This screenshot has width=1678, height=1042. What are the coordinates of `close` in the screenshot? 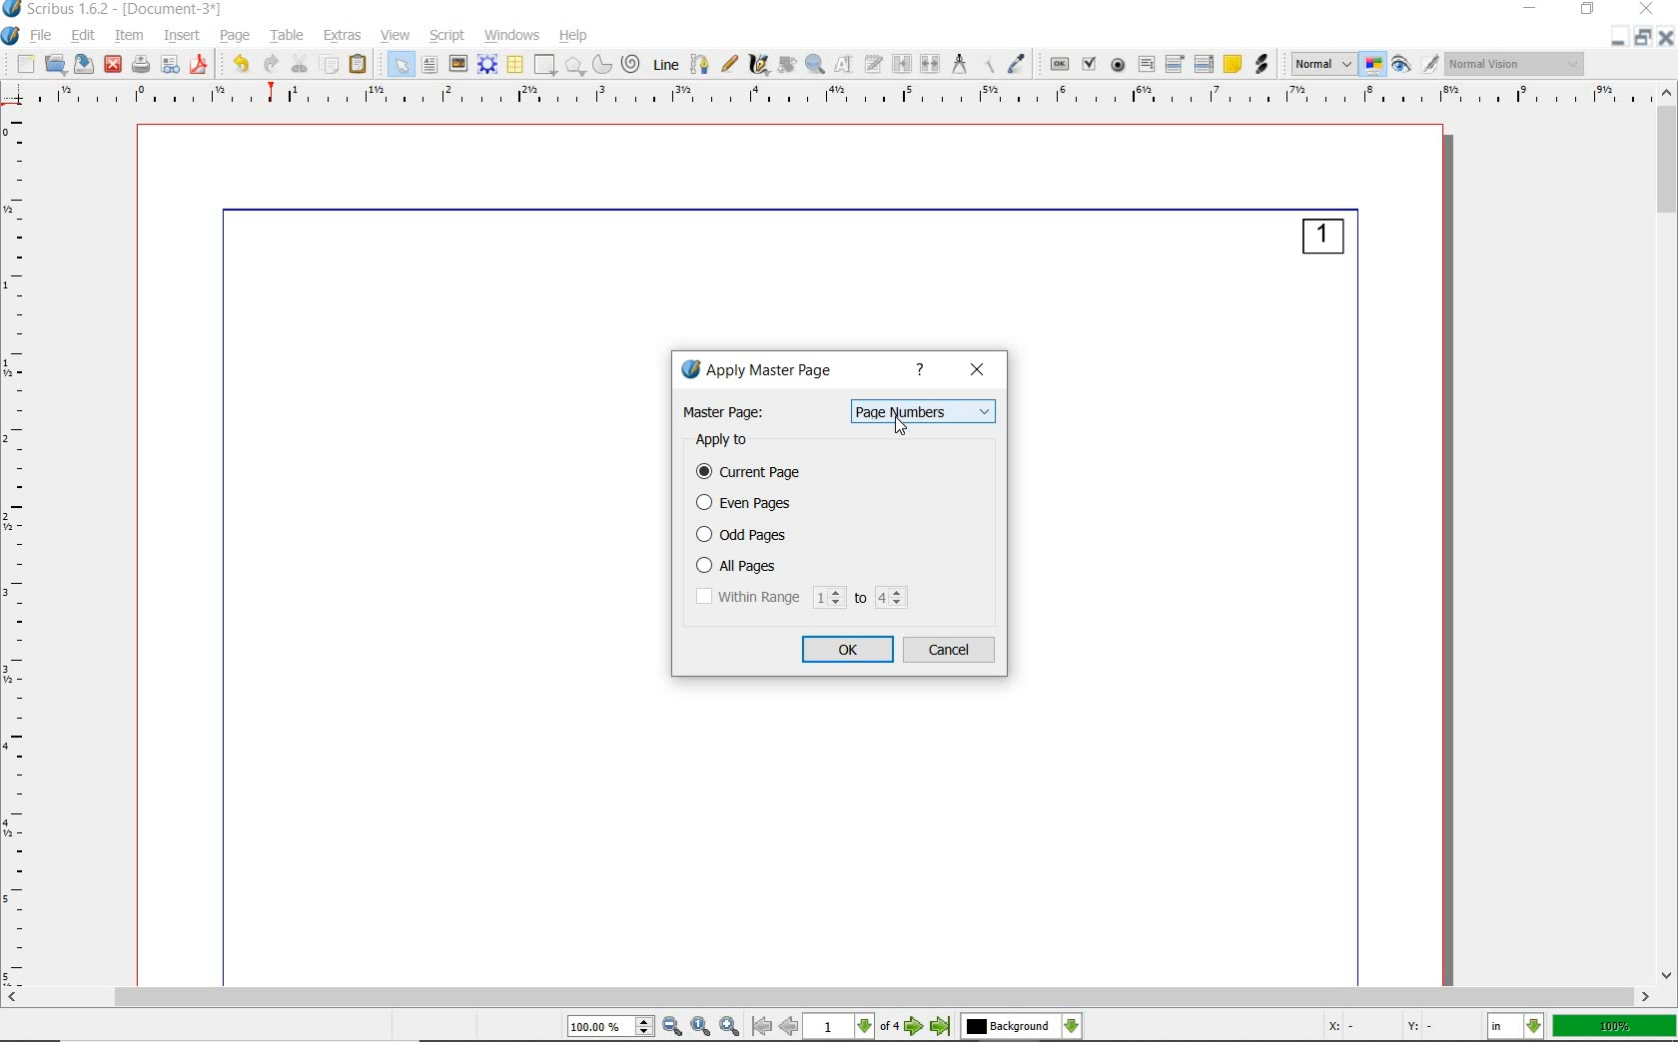 It's located at (114, 66).